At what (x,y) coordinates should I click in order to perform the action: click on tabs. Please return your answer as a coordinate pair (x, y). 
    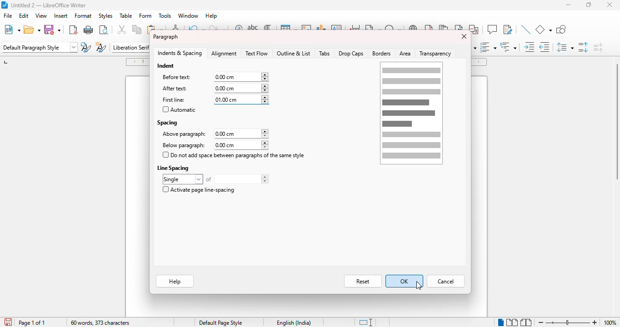
    Looking at the image, I should click on (325, 54).